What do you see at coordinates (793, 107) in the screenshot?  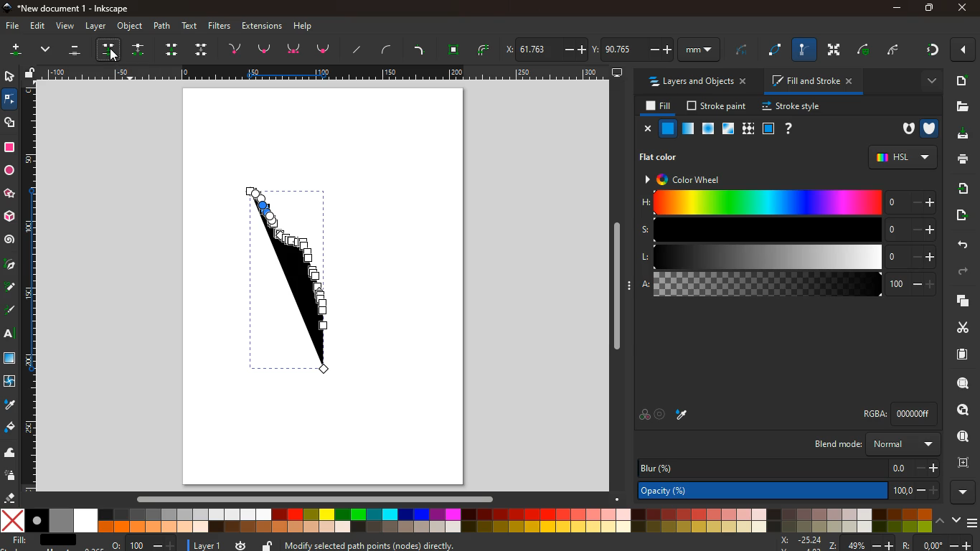 I see `stroke style` at bounding box center [793, 107].